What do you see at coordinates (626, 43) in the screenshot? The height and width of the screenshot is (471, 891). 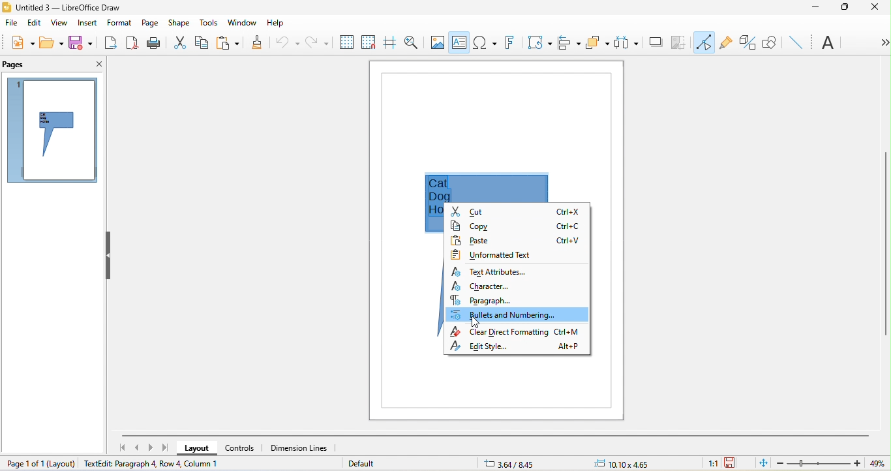 I see `select at least three object` at bounding box center [626, 43].